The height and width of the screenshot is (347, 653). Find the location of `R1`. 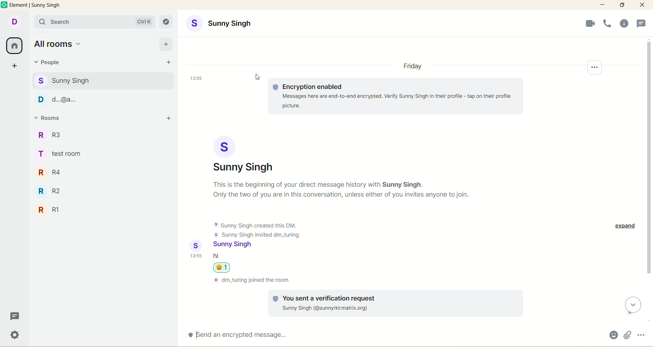

R1 is located at coordinates (60, 210).